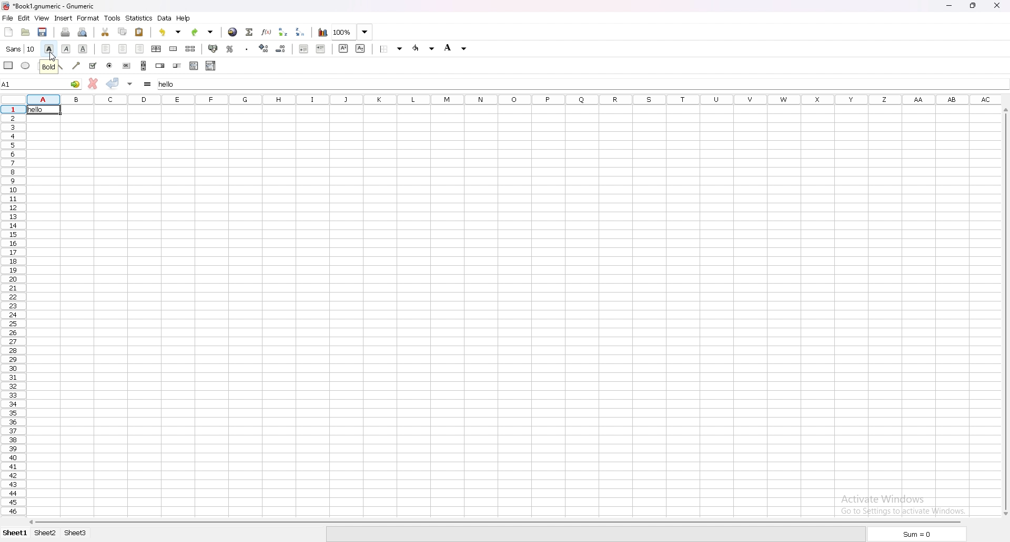  I want to click on minimize, so click(951, 6).